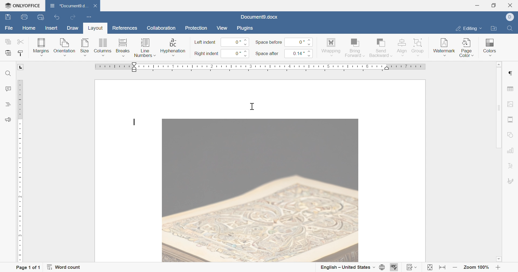 Image resolution: width=518 pixels, height=272 pixels. I want to click on header and footer settings, so click(509, 120).